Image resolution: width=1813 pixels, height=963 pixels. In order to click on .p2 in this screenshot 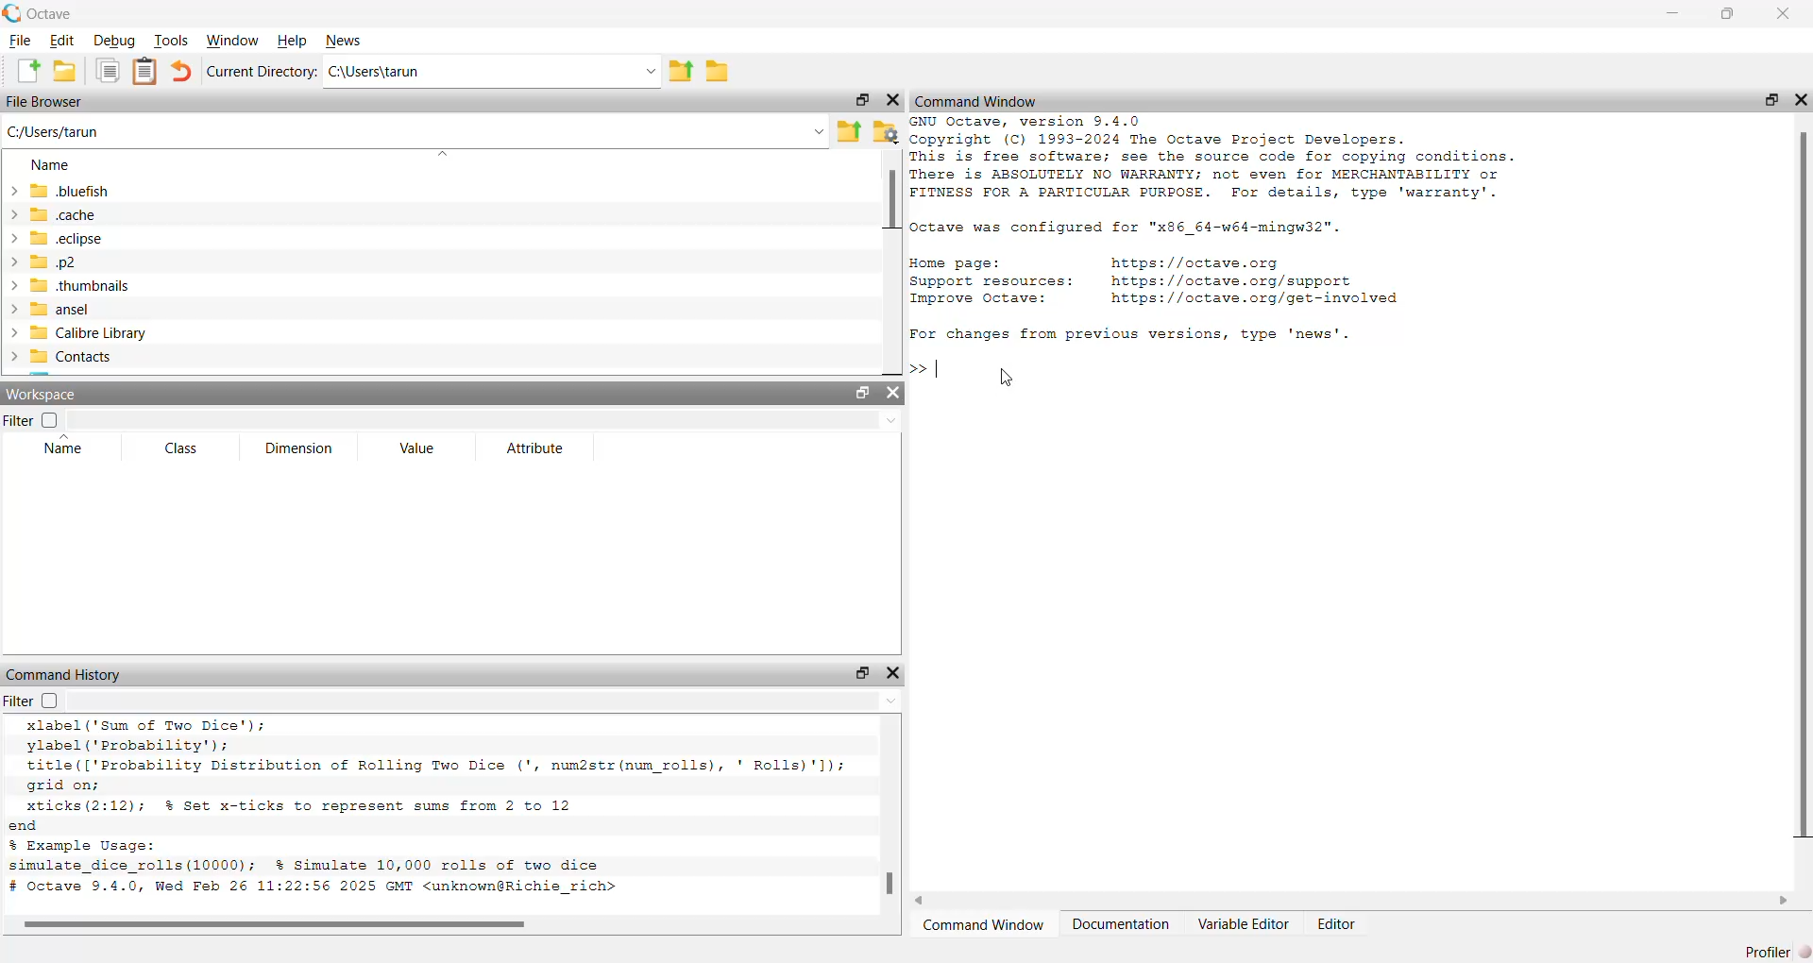, I will do `click(43, 263)`.